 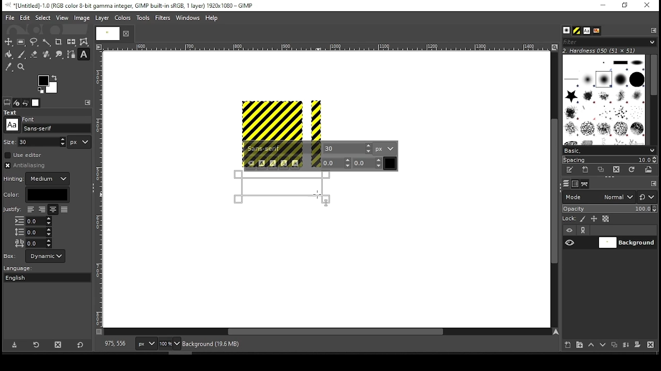 What do you see at coordinates (81, 345) in the screenshot?
I see `reset to defaults` at bounding box center [81, 345].